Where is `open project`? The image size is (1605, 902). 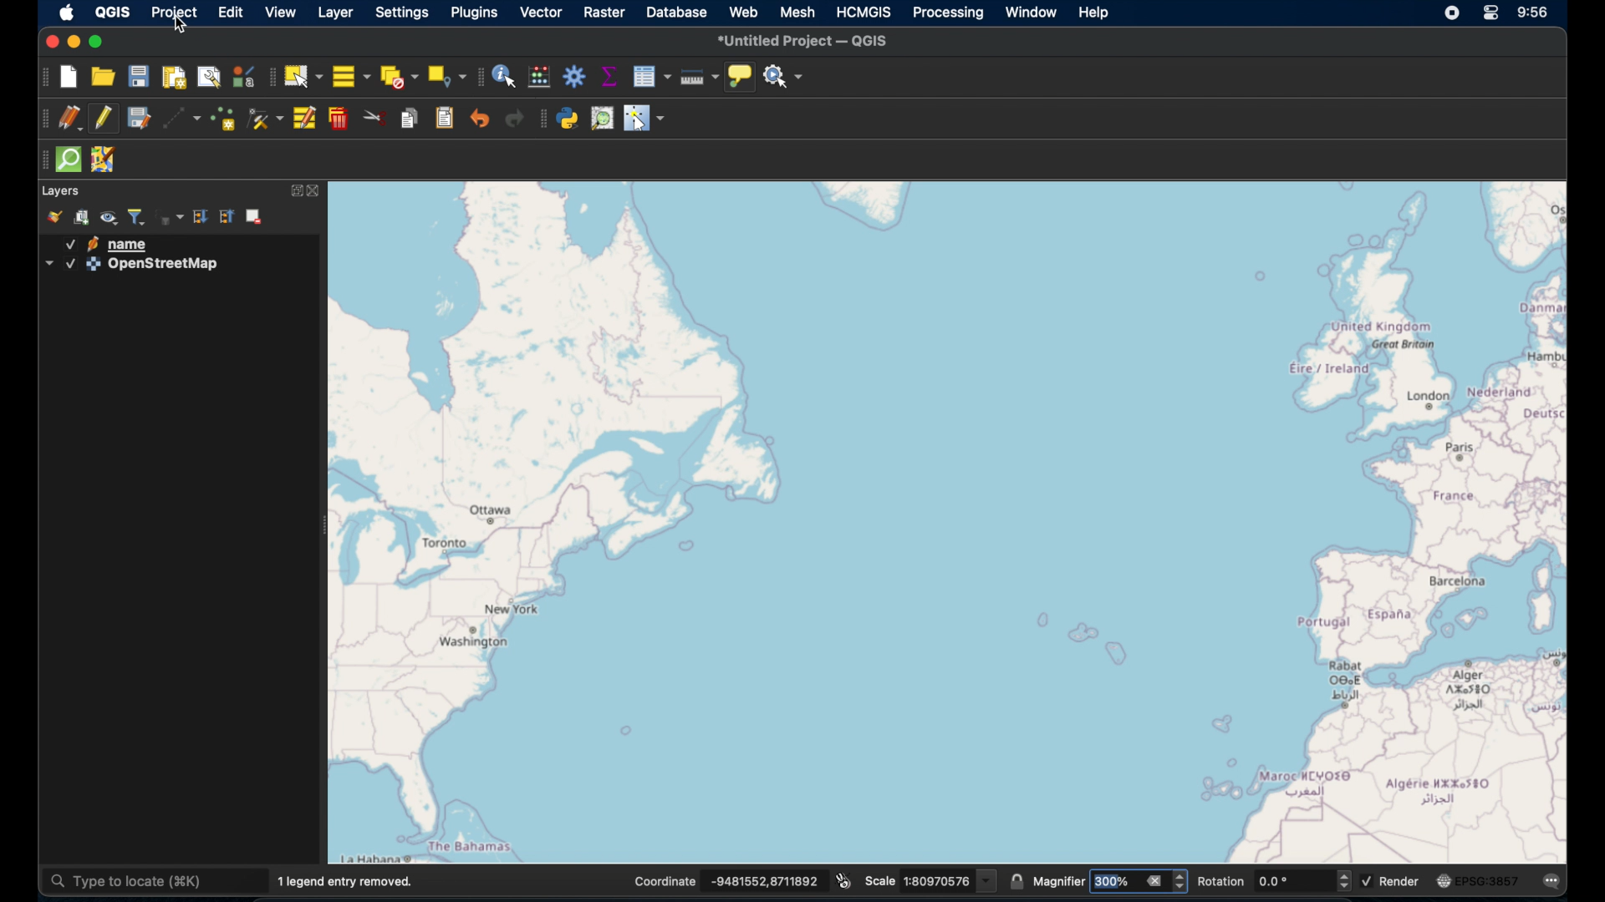
open project is located at coordinates (103, 78).